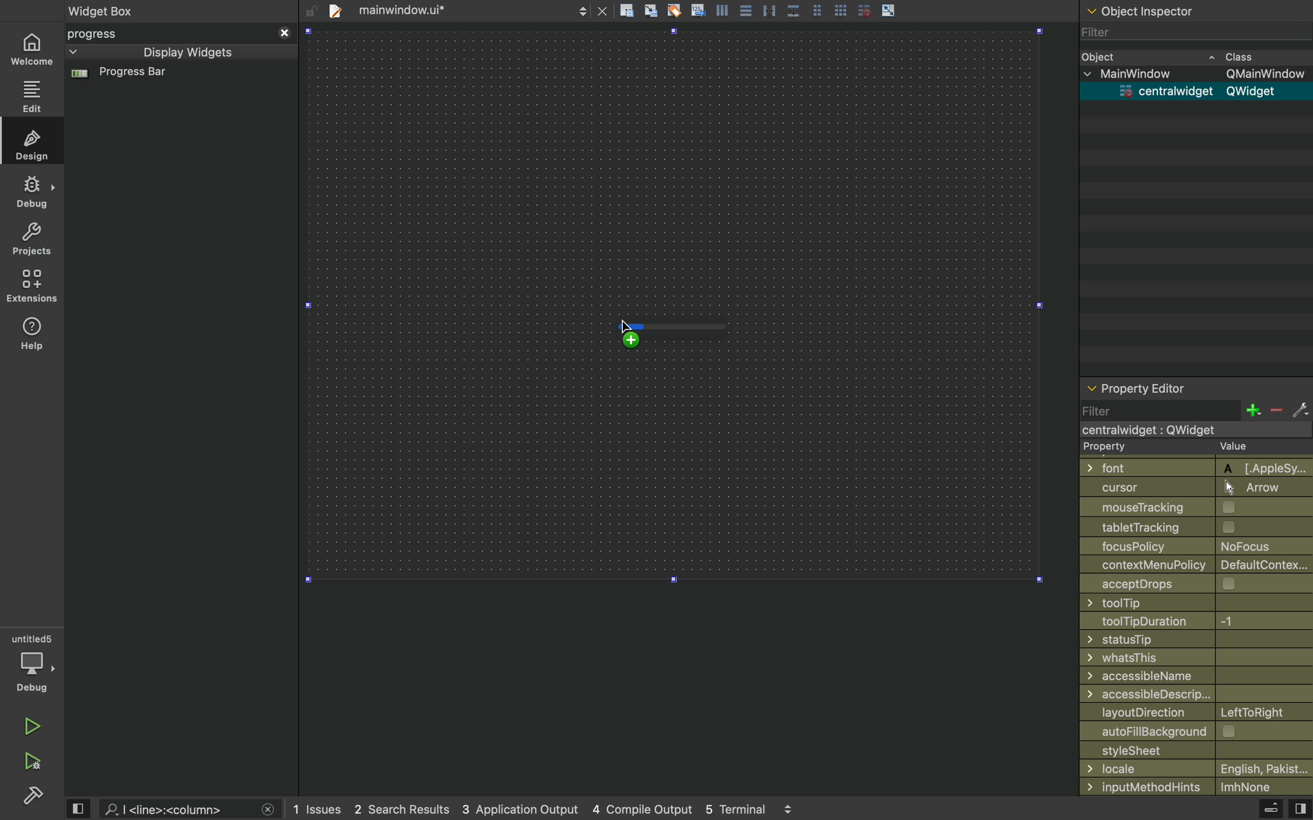  Describe the element at coordinates (1192, 91) in the screenshot. I see `centrawidget` at that location.